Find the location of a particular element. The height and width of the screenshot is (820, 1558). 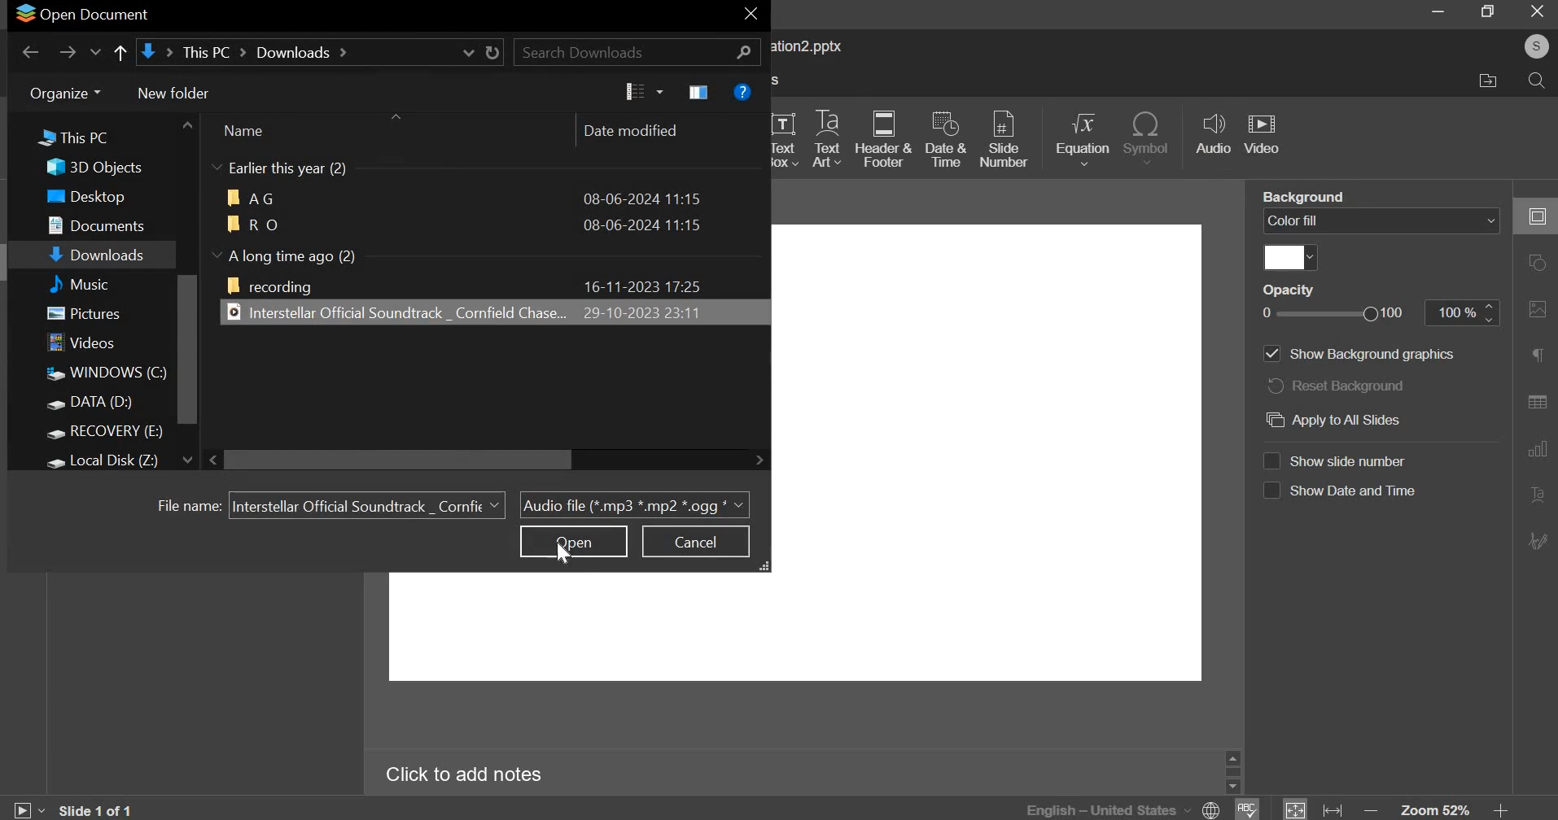

header & footer is located at coordinates (887, 140).